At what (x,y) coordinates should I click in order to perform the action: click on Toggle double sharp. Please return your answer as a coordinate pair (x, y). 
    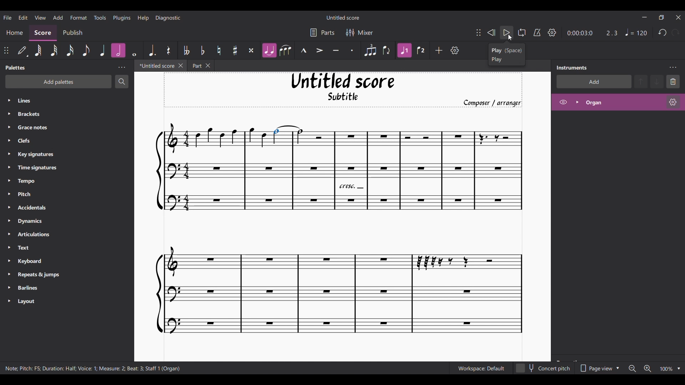
    Looking at the image, I should click on (251, 51).